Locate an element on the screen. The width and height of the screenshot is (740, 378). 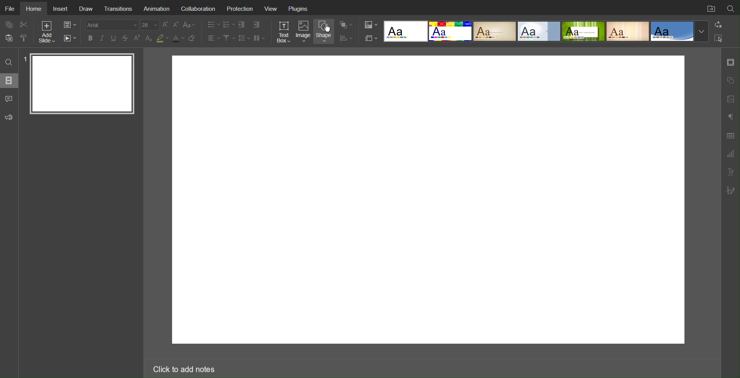
Subscript is located at coordinates (149, 38).